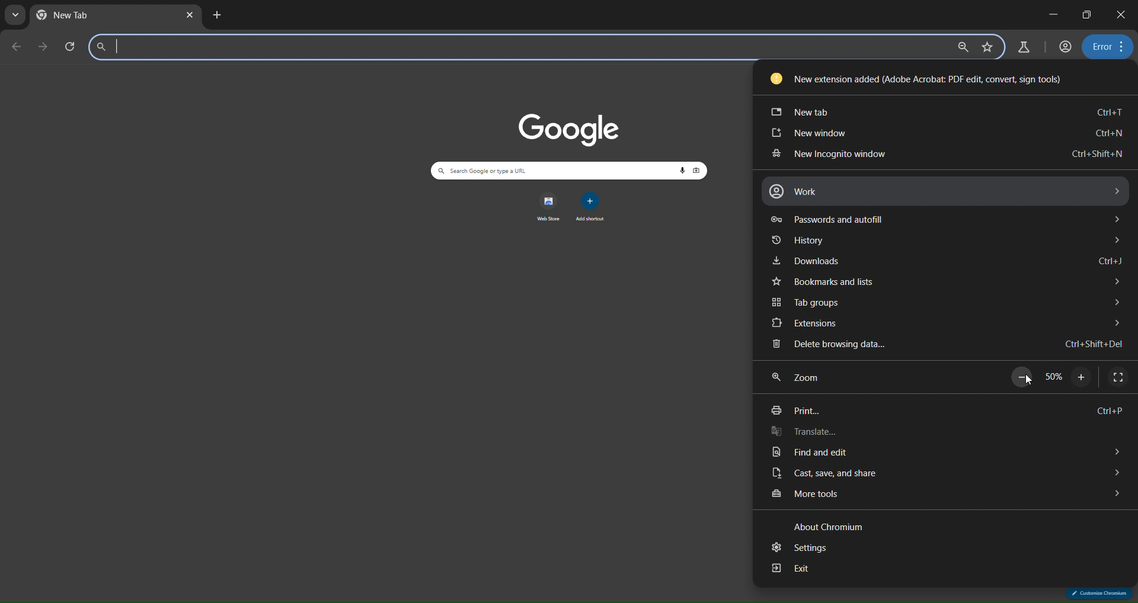 The height and width of the screenshot is (603, 1138). What do you see at coordinates (44, 45) in the screenshot?
I see `go forward one page` at bounding box center [44, 45].